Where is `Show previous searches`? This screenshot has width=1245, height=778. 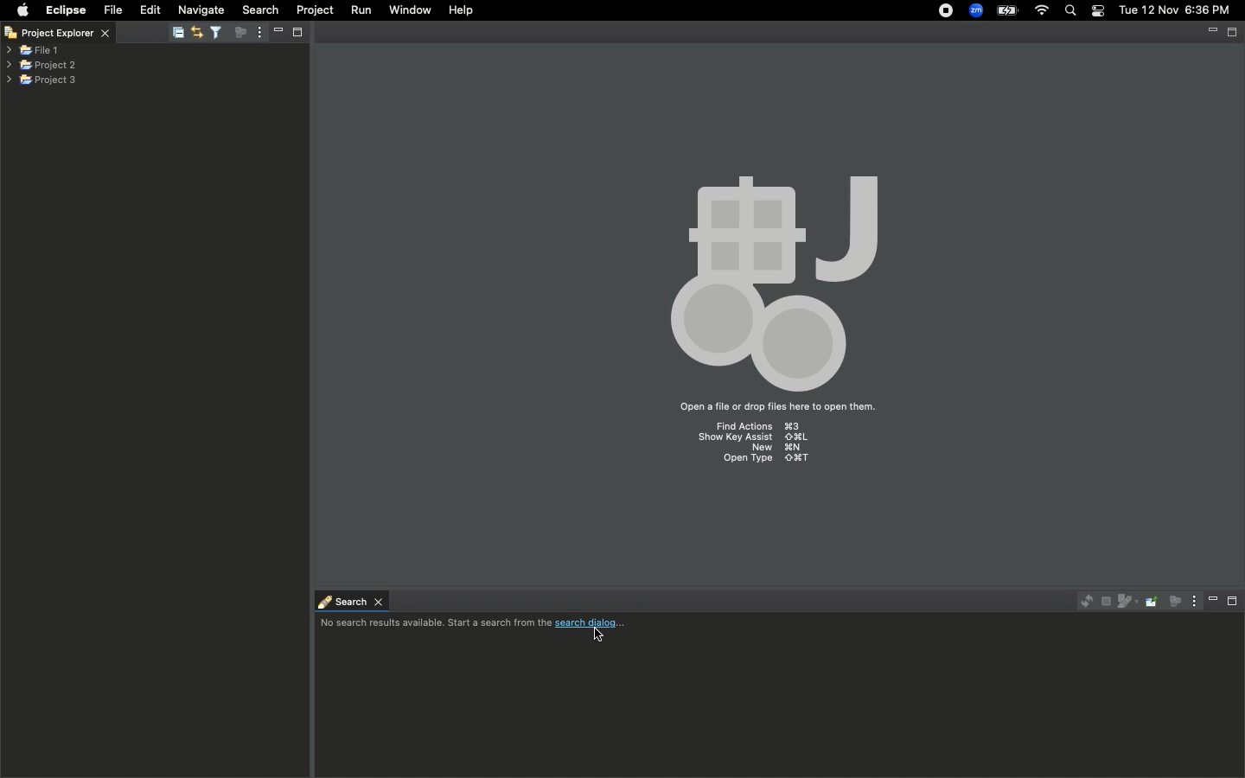
Show previous searches is located at coordinates (1126, 602).